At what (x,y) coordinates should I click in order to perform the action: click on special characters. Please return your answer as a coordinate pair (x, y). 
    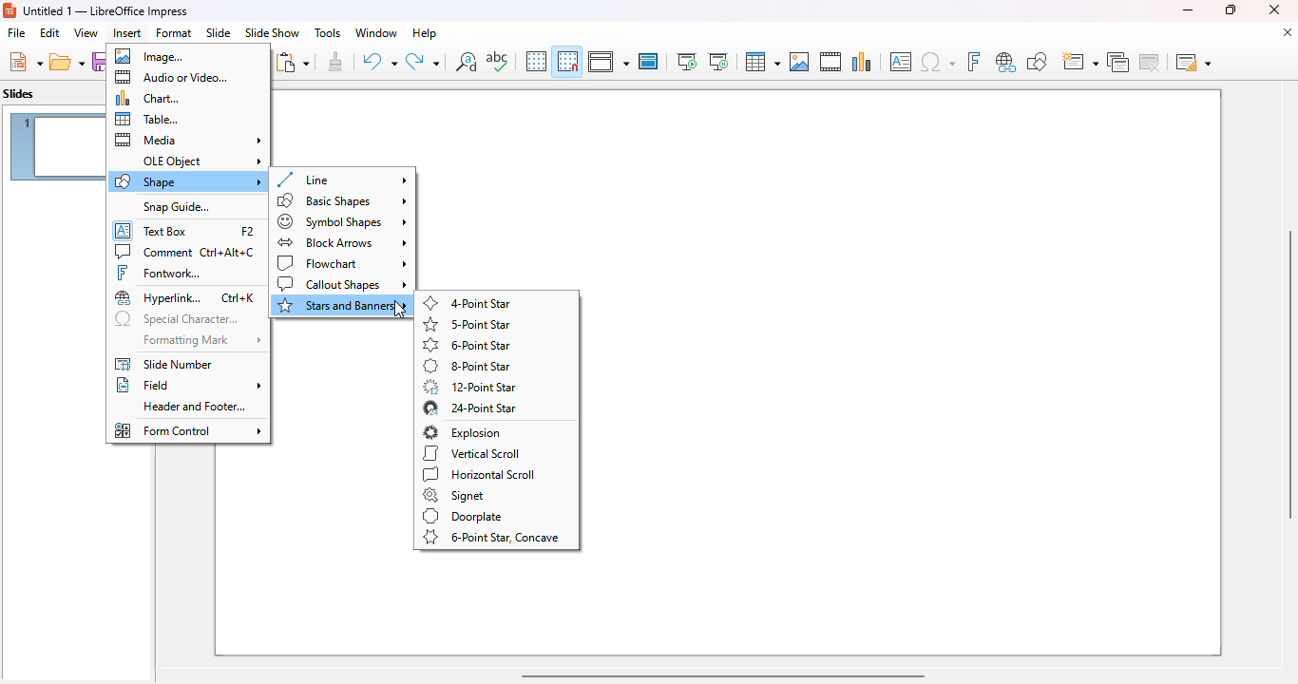
    Looking at the image, I should click on (177, 320).